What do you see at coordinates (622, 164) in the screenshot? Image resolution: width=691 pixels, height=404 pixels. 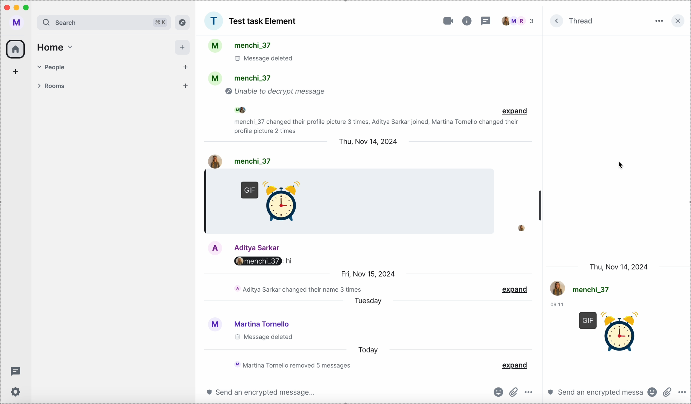 I see `mouse` at bounding box center [622, 164].